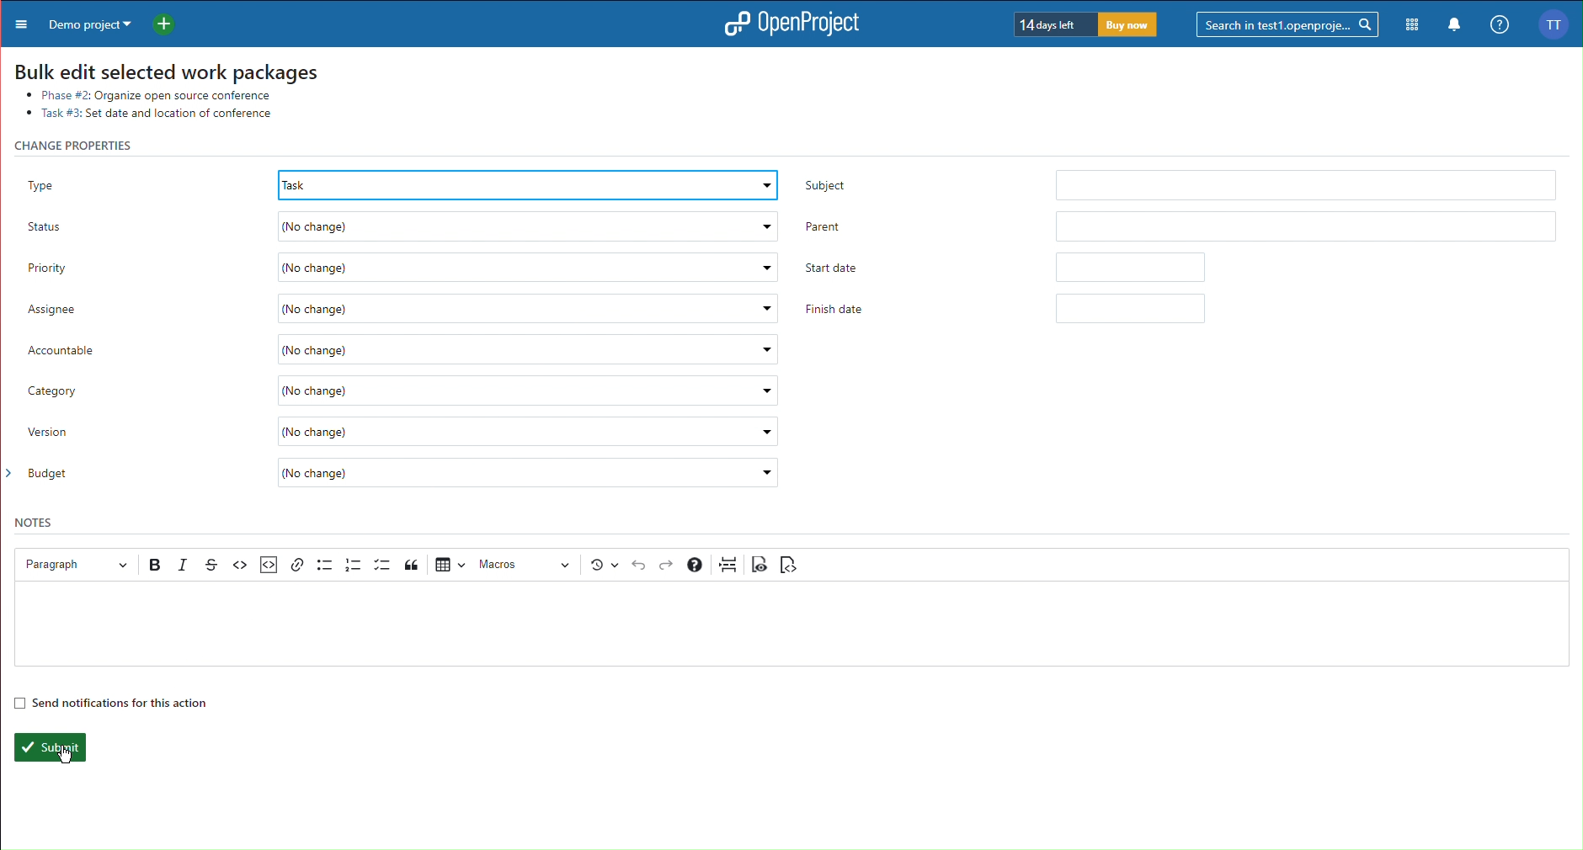  I want to click on Page View, so click(760, 564).